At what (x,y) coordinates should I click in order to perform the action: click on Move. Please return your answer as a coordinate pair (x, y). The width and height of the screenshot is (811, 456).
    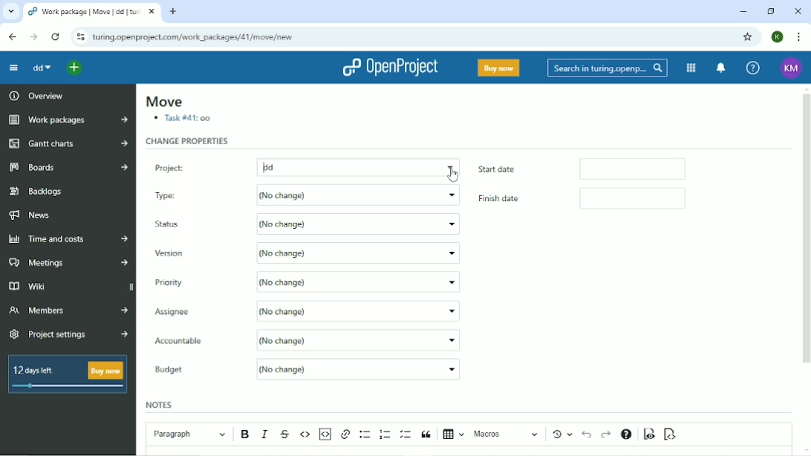
    Looking at the image, I should click on (163, 102).